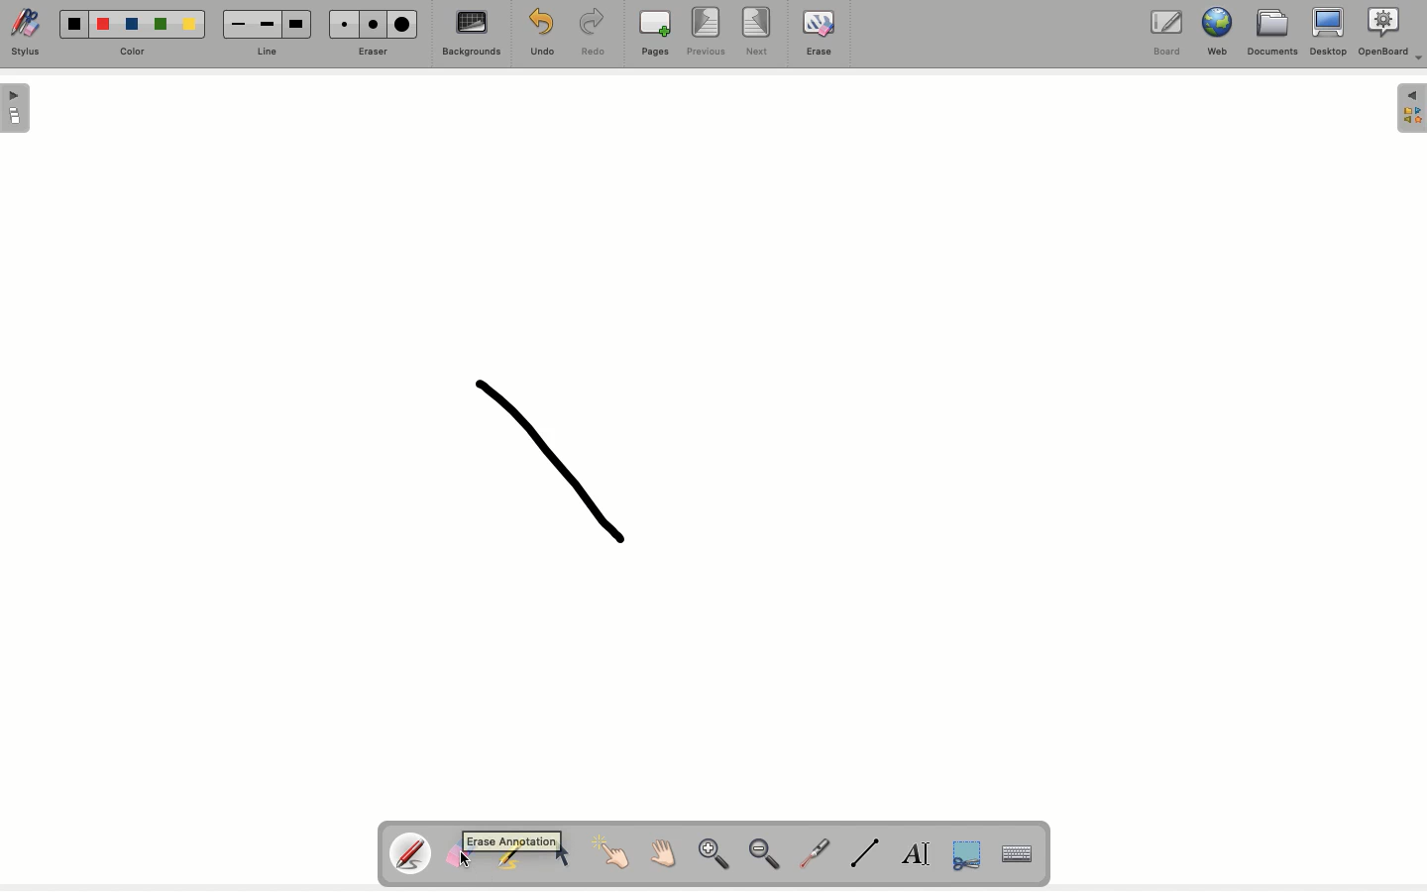 The image size is (1427, 892). Describe the element at coordinates (540, 32) in the screenshot. I see `Undo` at that location.